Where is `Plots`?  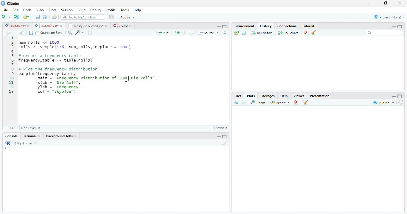
Plots is located at coordinates (251, 95).